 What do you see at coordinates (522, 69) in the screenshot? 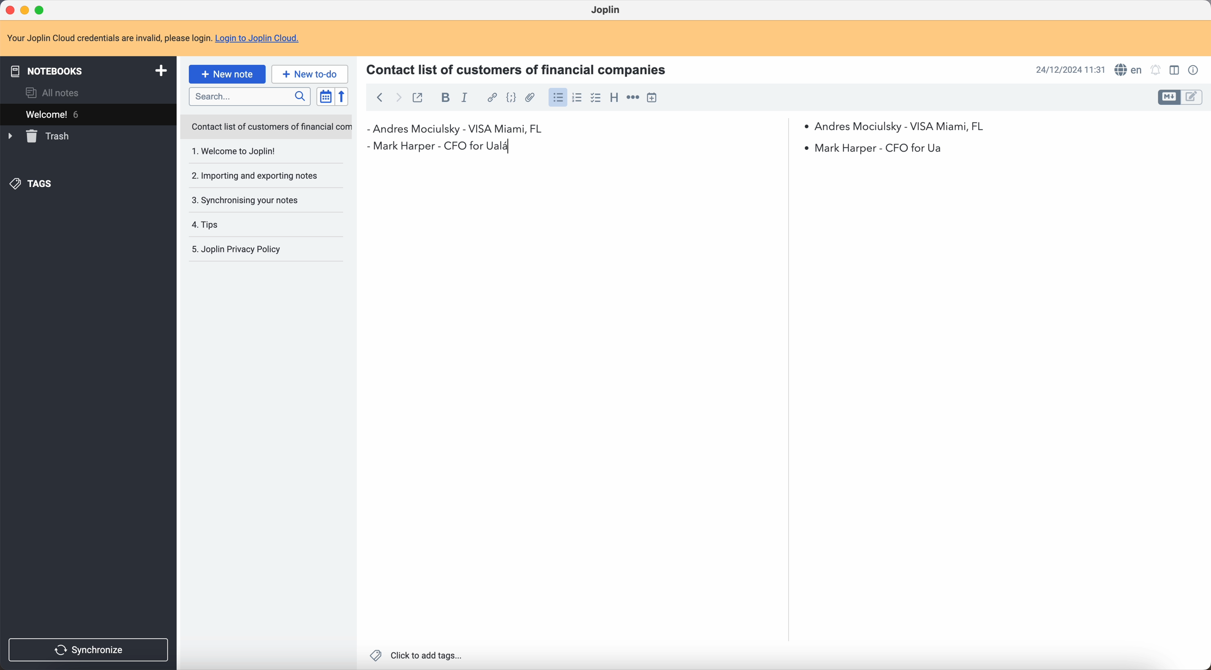
I see `Contact list of customers of financial companies` at bounding box center [522, 69].